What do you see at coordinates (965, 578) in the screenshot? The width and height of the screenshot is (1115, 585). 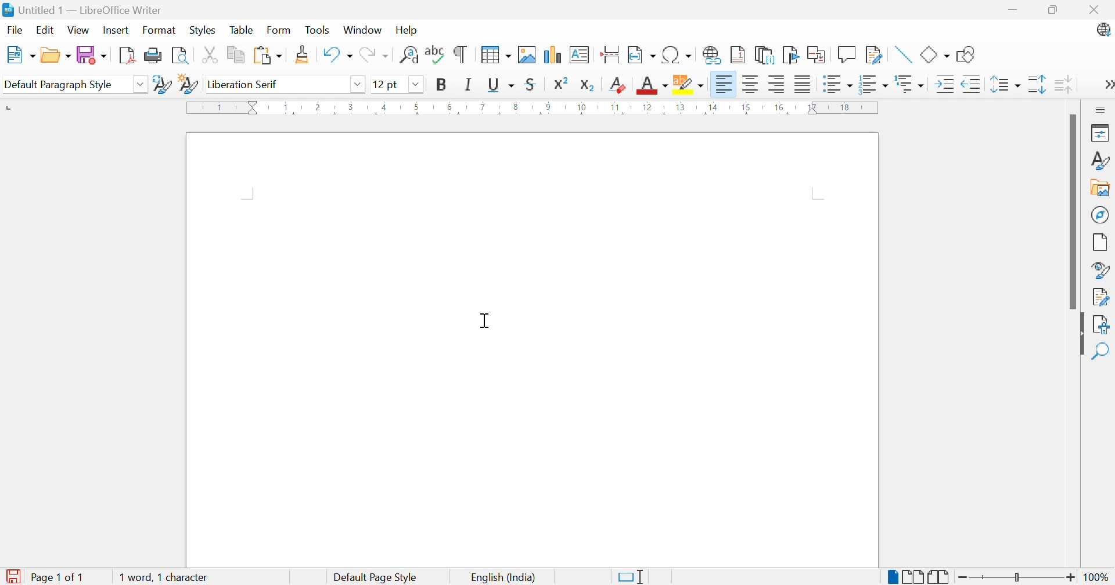 I see `Zoom out` at bounding box center [965, 578].